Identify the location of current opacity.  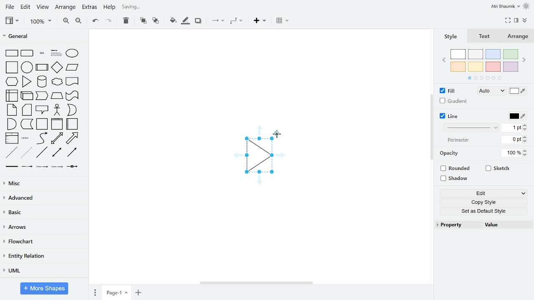
(510, 153).